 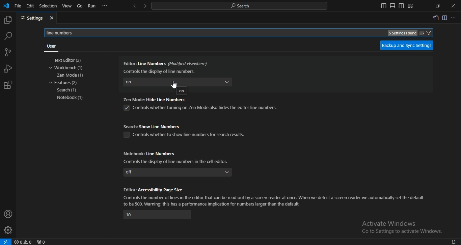 What do you see at coordinates (392, 6) in the screenshot?
I see `toggle panel` at bounding box center [392, 6].